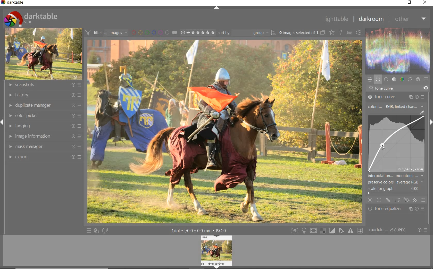  Describe the element at coordinates (326, 231) in the screenshot. I see `toggle modes` at that location.